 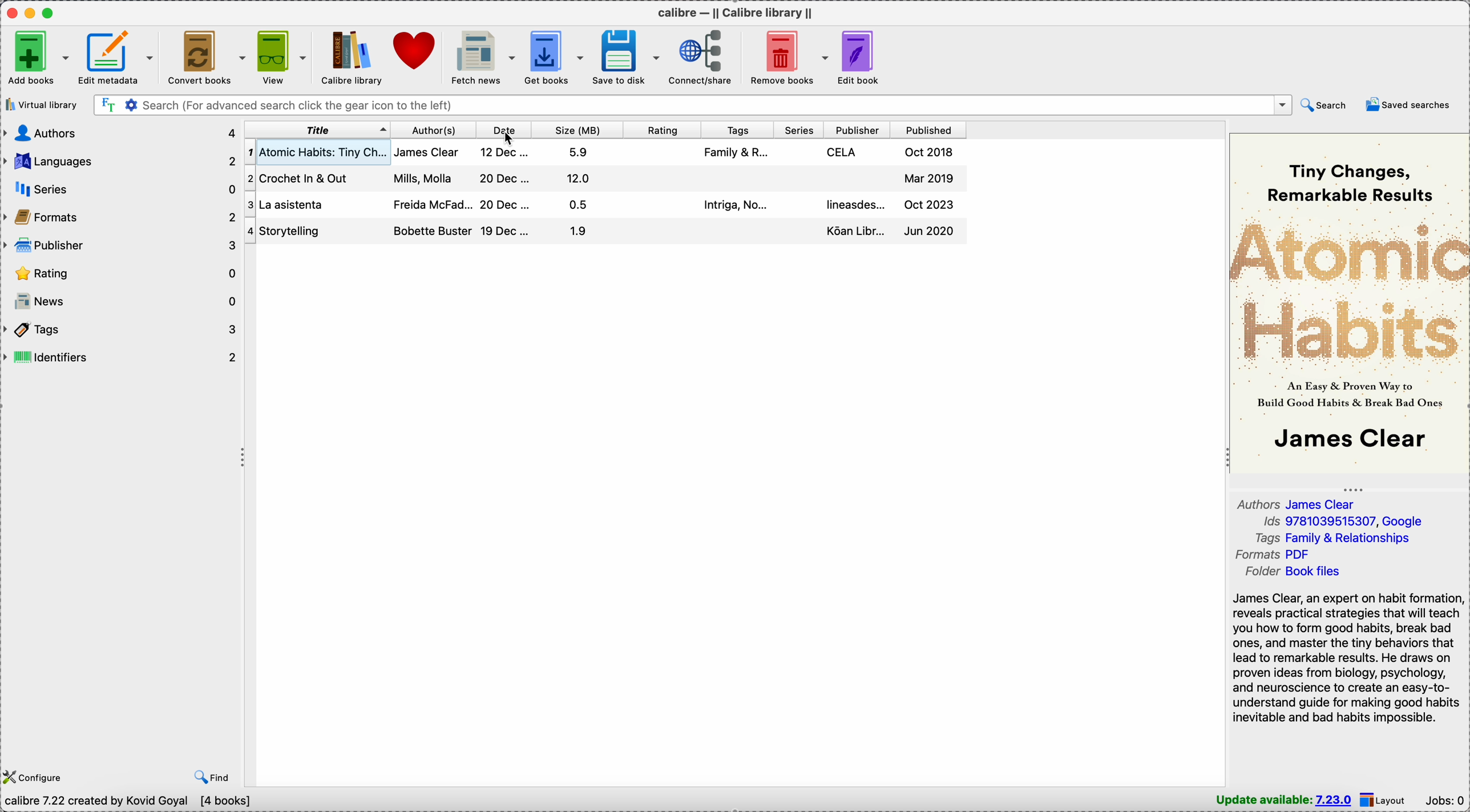 I want to click on rating, so click(x=122, y=273).